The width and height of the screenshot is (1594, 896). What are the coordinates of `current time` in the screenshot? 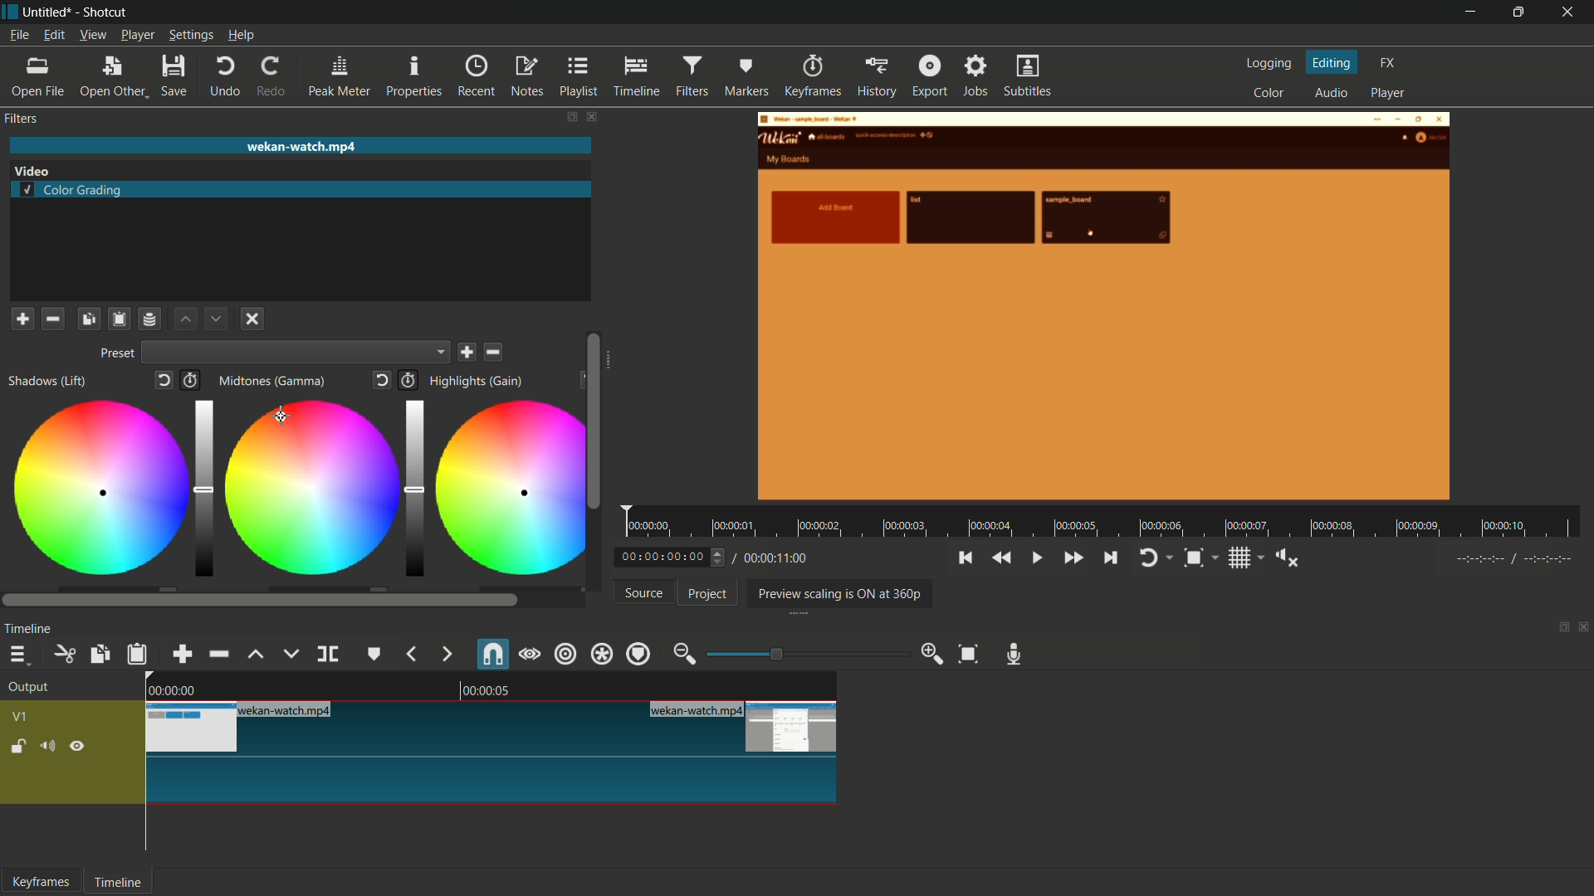 It's located at (674, 556).